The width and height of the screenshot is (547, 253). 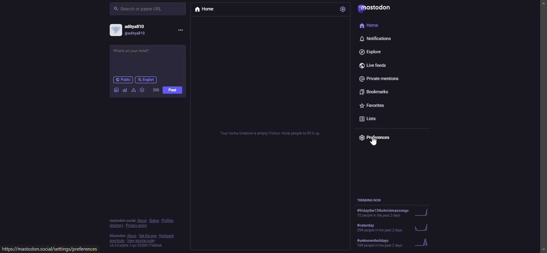 What do you see at coordinates (179, 30) in the screenshot?
I see `more` at bounding box center [179, 30].